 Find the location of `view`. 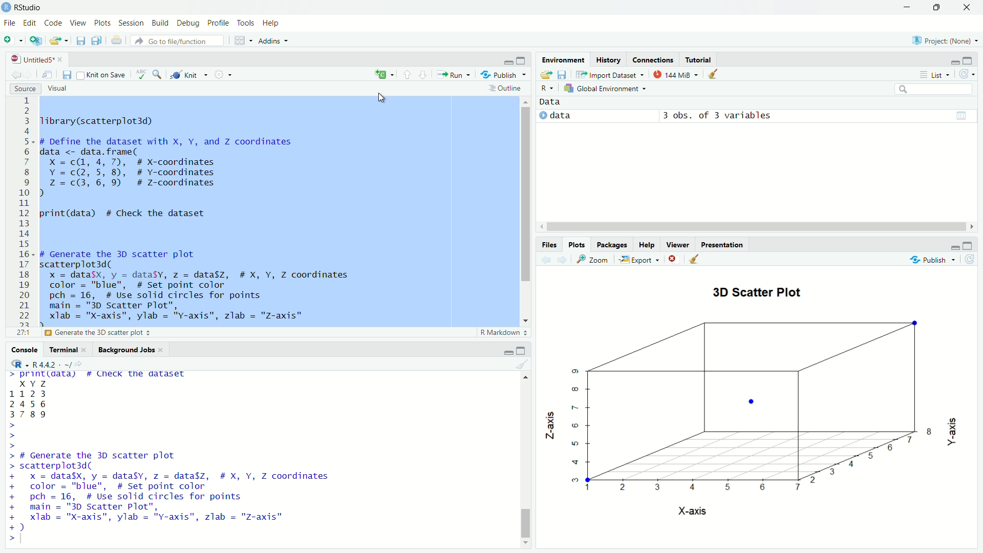

view is located at coordinates (80, 25).